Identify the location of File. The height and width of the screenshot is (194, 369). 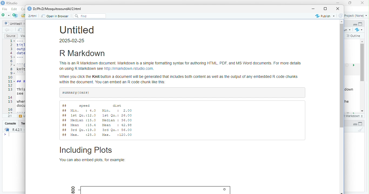
(5, 9).